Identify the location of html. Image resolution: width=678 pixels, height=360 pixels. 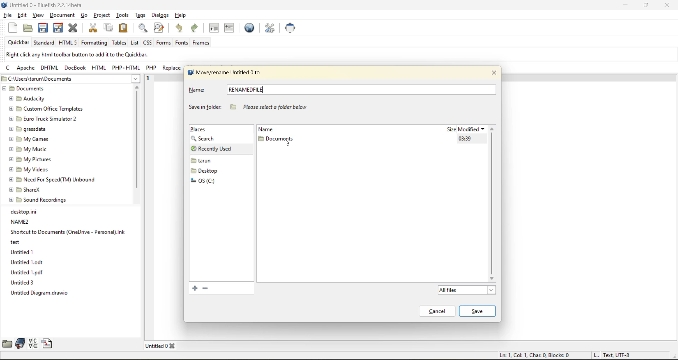
(99, 68).